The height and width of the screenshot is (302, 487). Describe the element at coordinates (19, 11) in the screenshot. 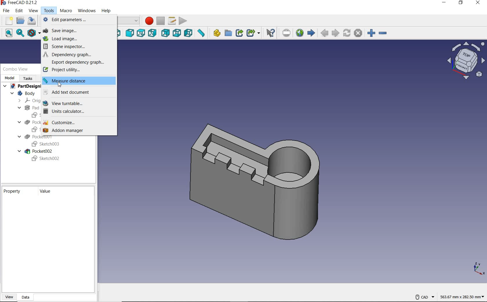

I see `edit` at that location.